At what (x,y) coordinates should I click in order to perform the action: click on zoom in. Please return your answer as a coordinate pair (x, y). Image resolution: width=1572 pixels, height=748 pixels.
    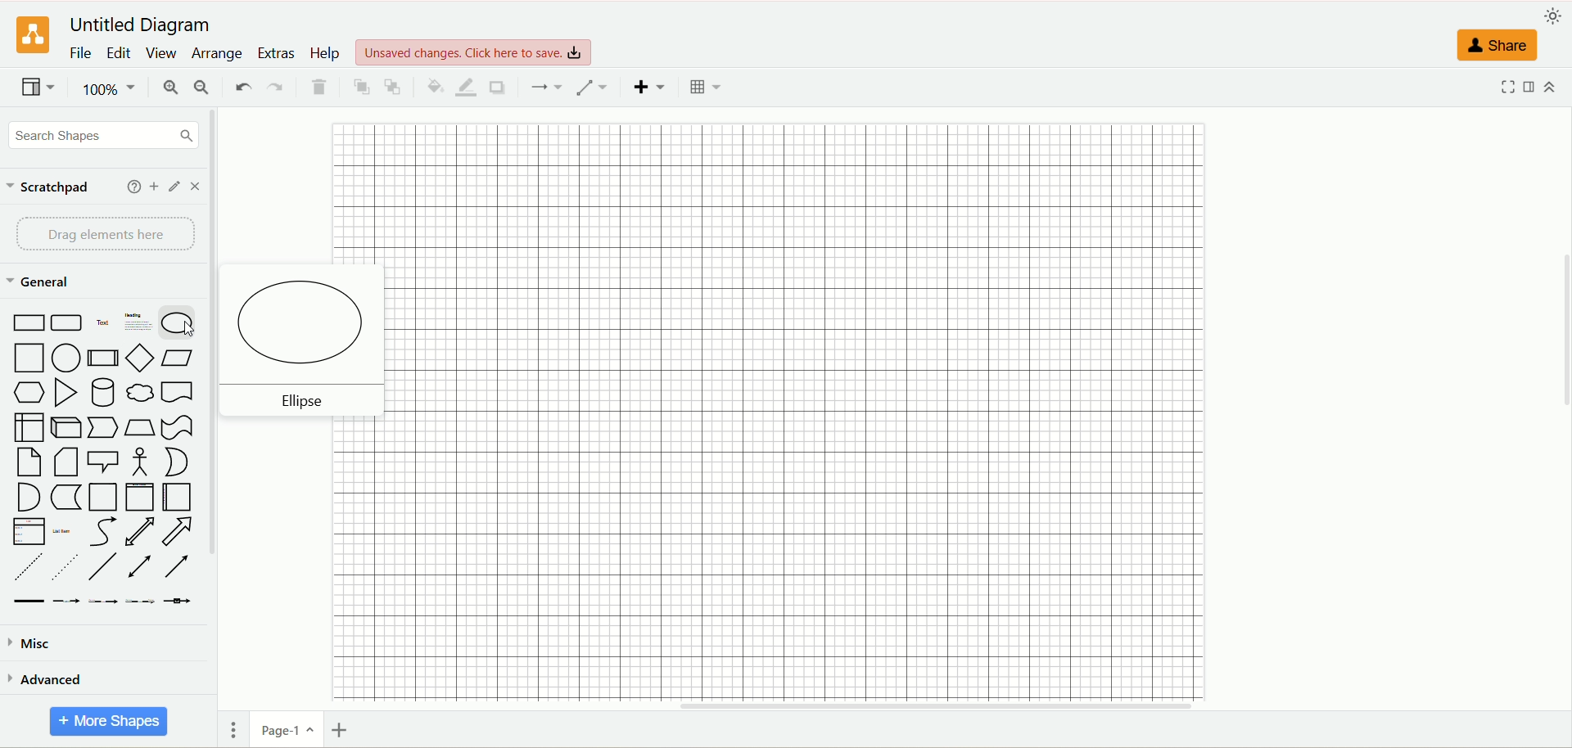
    Looking at the image, I should click on (168, 87).